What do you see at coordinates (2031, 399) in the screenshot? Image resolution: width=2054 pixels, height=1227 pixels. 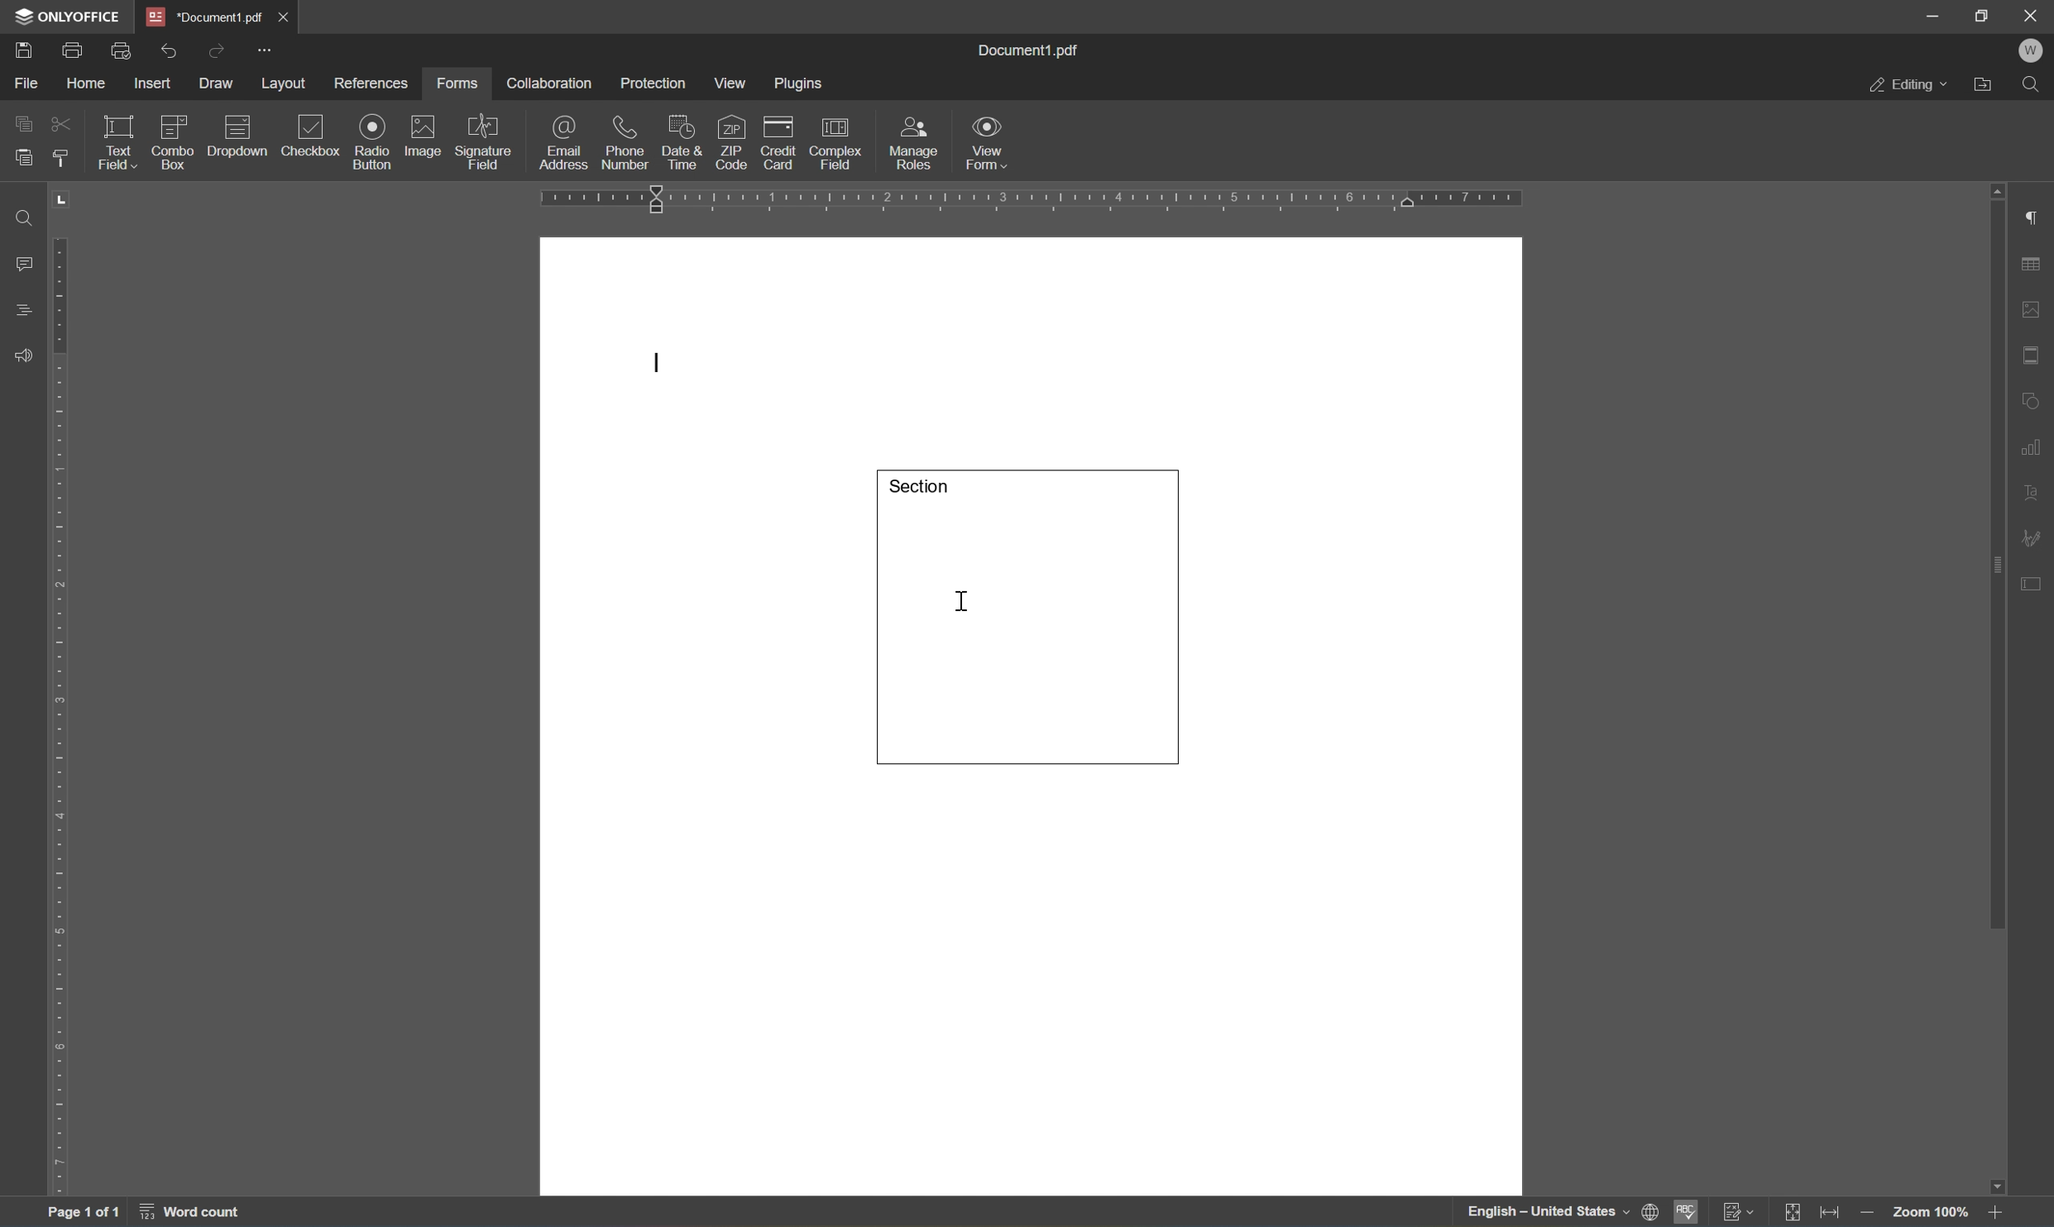 I see `shape settings` at bounding box center [2031, 399].